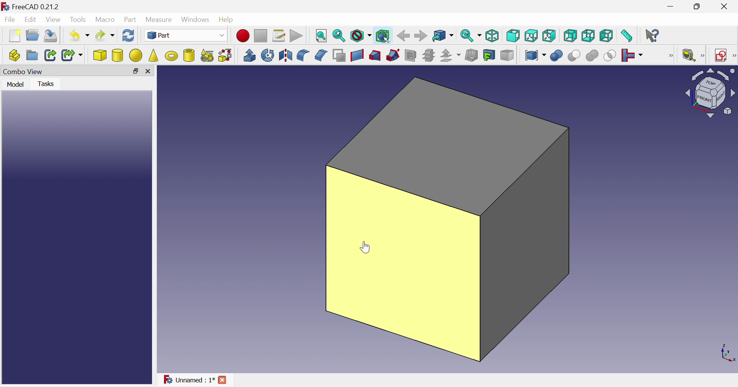 The width and height of the screenshot is (738, 387). I want to click on Part, so click(187, 36).